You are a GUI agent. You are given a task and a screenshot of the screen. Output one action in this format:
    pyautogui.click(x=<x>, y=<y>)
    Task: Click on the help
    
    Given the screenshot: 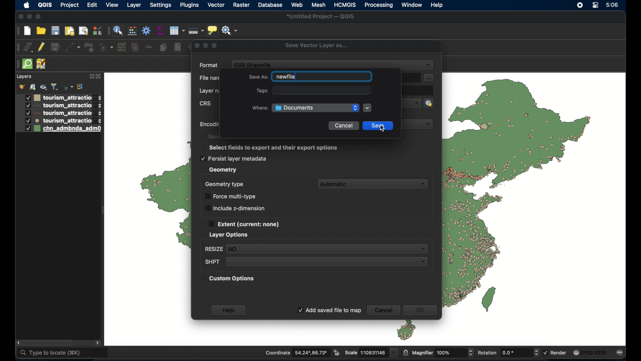 What is the action you would take?
    pyautogui.click(x=229, y=310)
    